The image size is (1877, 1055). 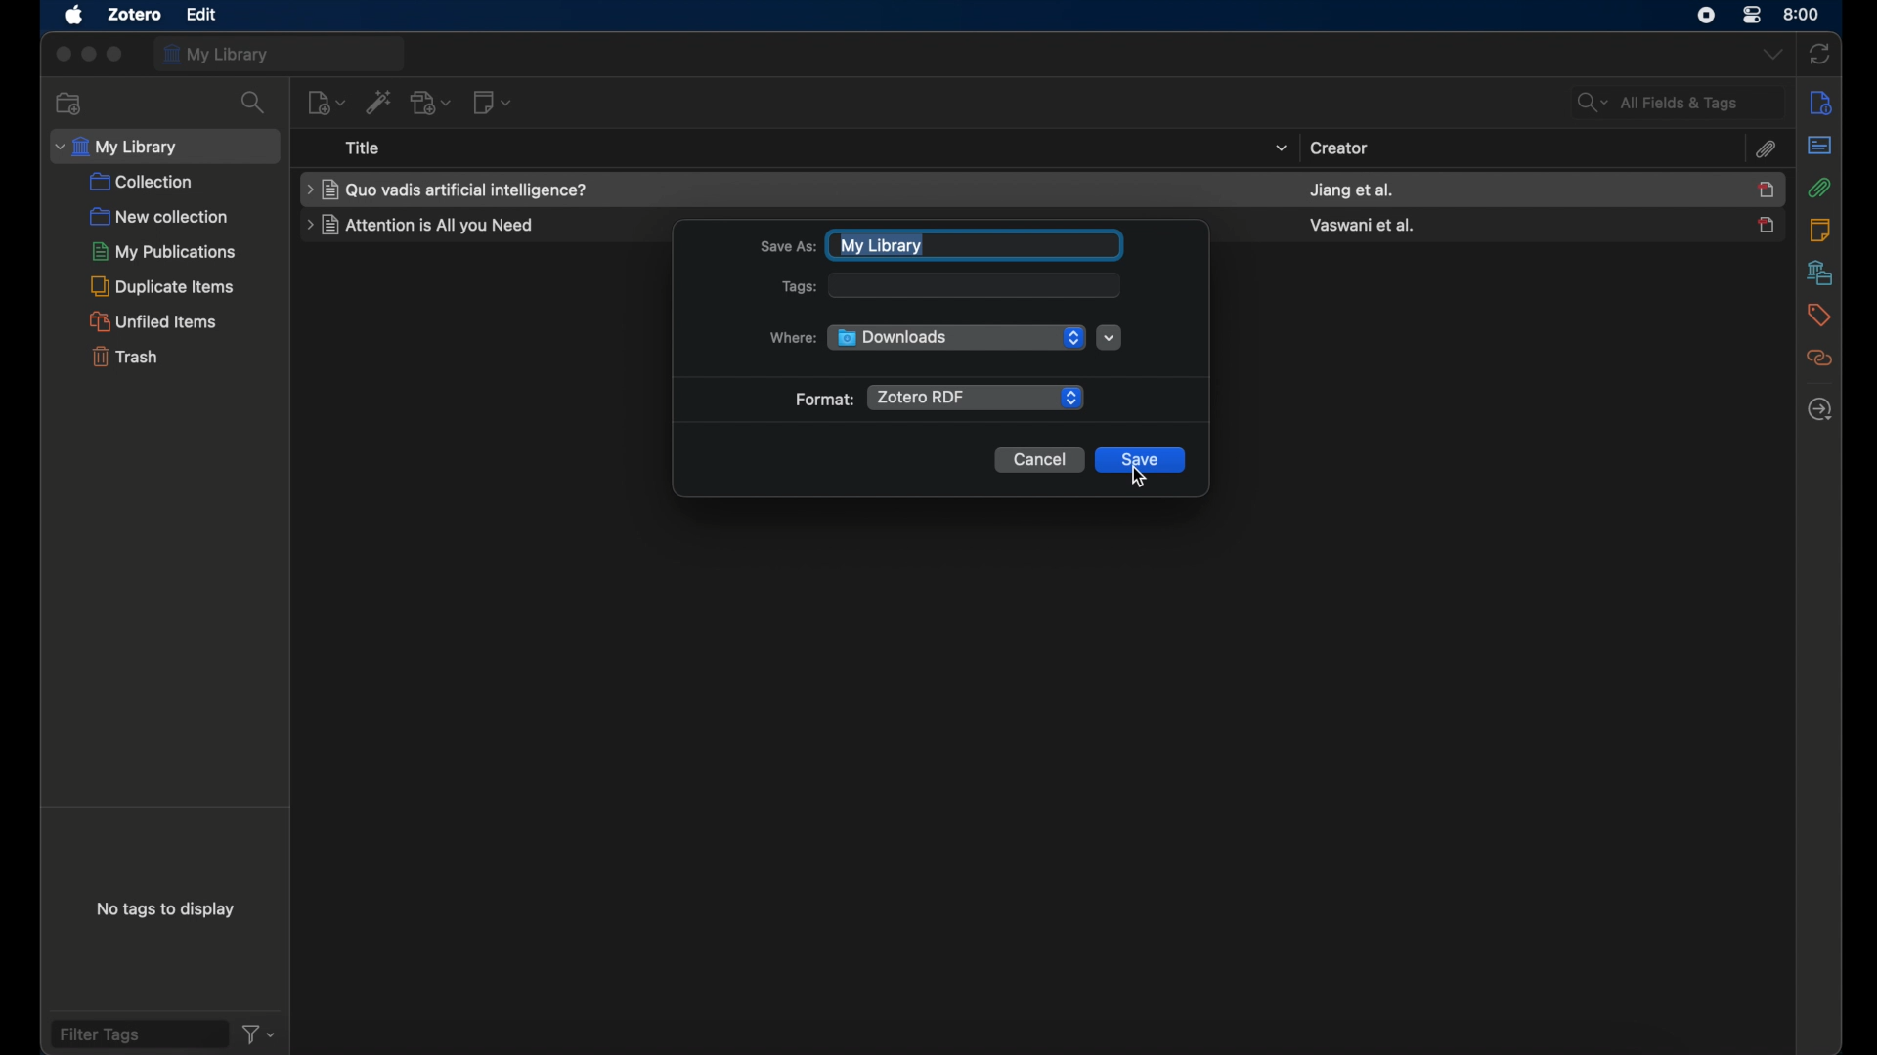 I want to click on abstract, so click(x=1818, y=145).